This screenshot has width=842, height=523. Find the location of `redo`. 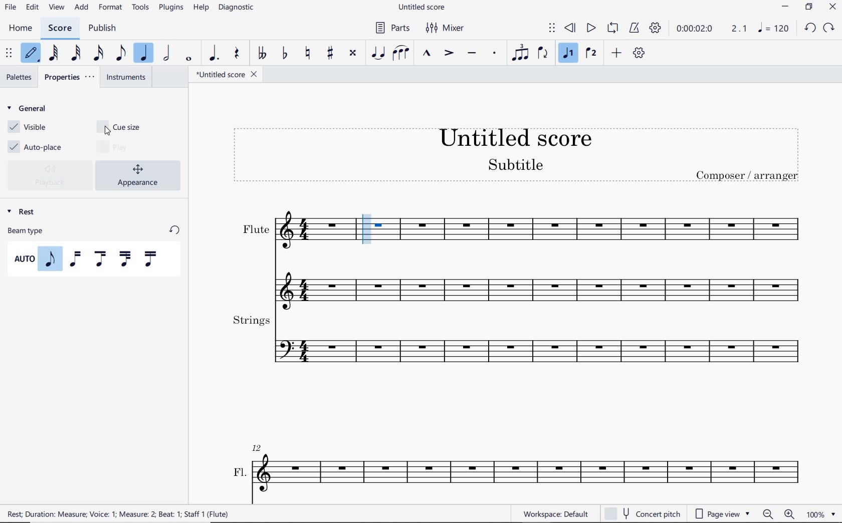

redo is located at coordinates (830, 27).